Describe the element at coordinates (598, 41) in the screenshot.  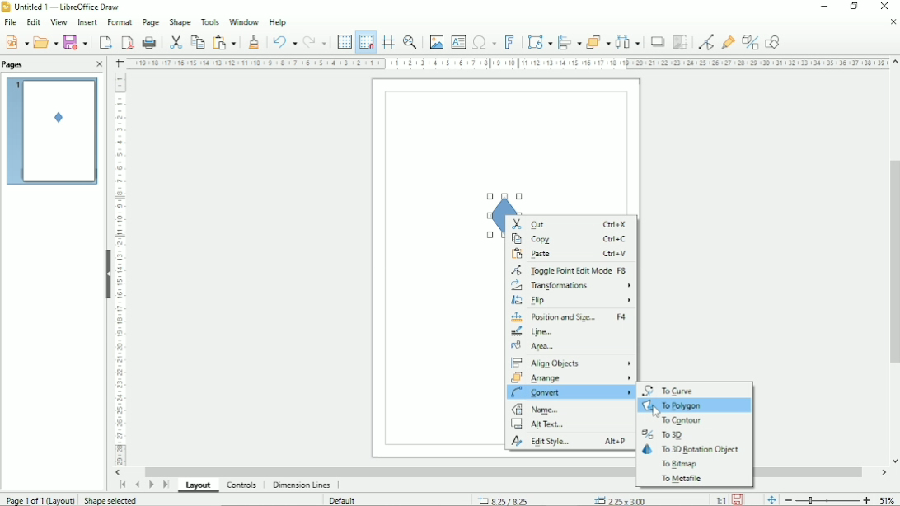
I see `Arrange` at that location.